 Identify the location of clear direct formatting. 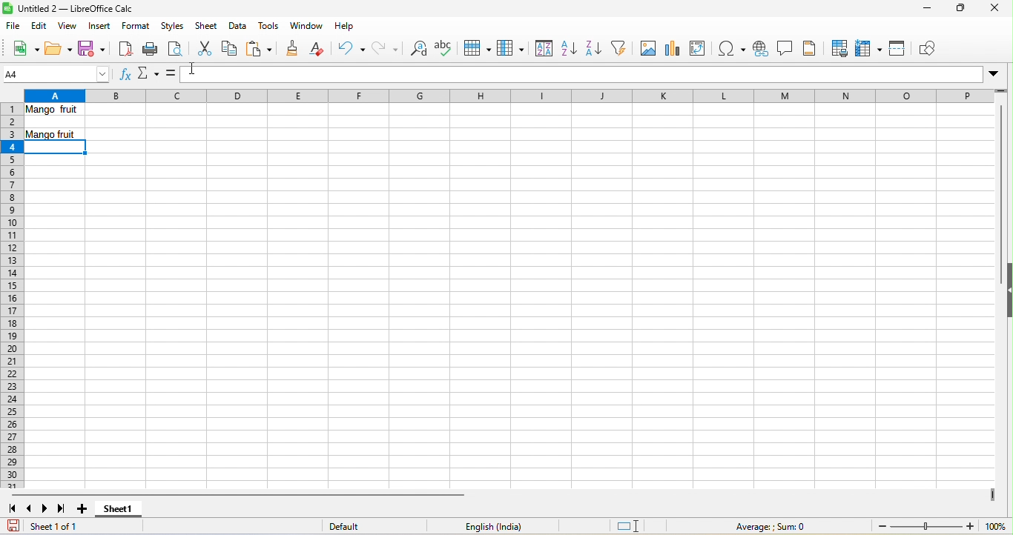
(321, 50).